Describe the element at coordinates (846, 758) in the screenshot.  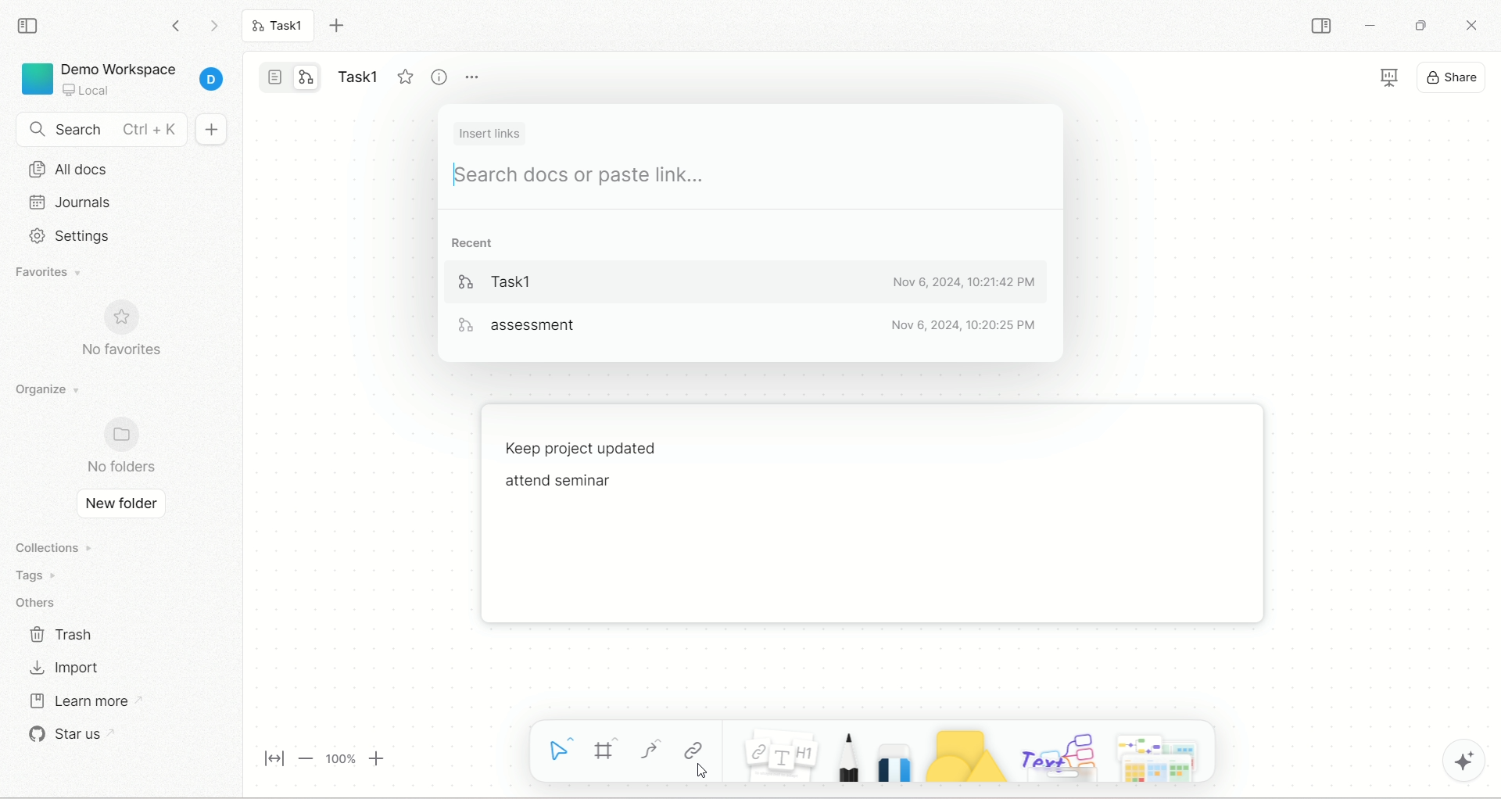
I see `pencil` at that location.